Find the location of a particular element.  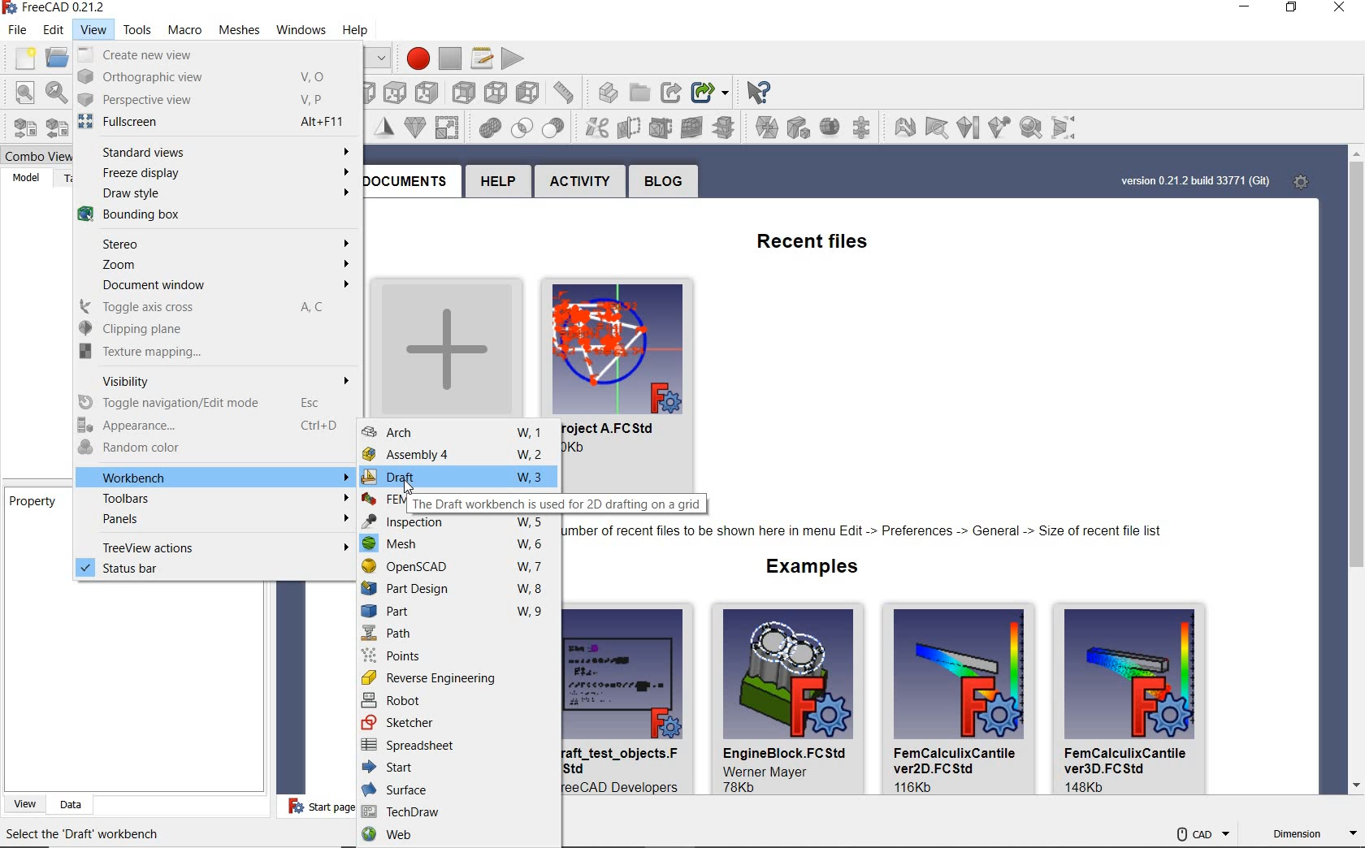

version 0.21.2 build 33771 (Git) is located at coordinates (1194, 181).